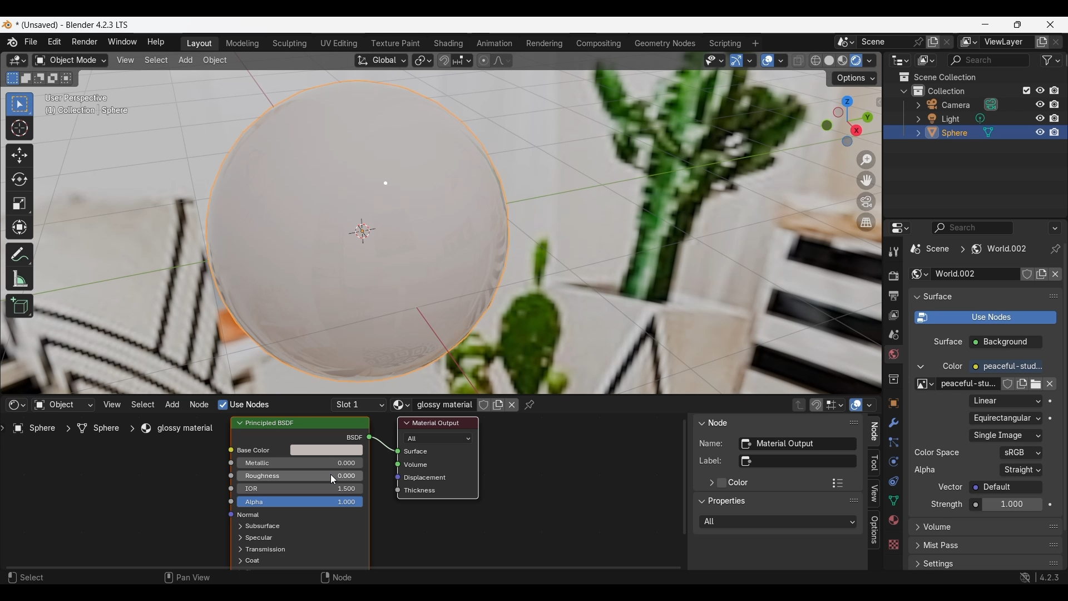 The width and height of the screenshot is (1068, 601). What do you see at coordinates (19, 129) in the screenshot?
I see `Cursor` at bounding box center [19, 129].